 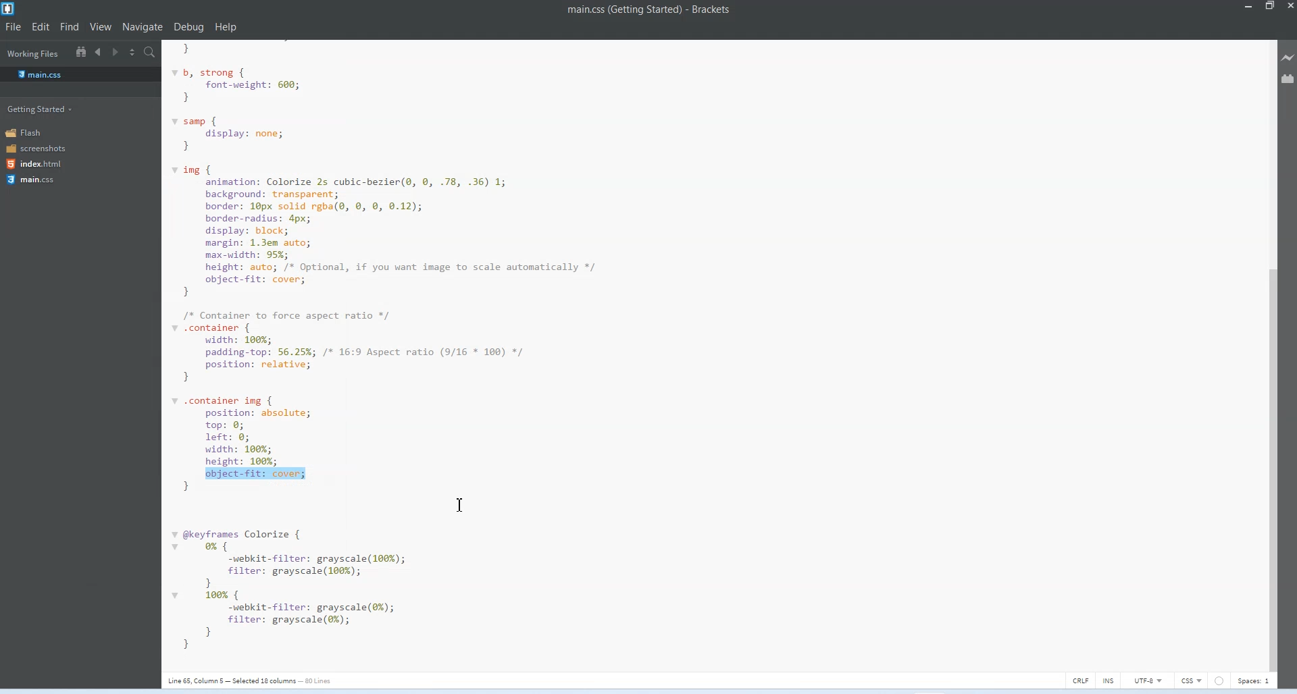 I want to click on Image Aspect ratio and Color Displayed code for end result image output, so click(x=398, y=348).